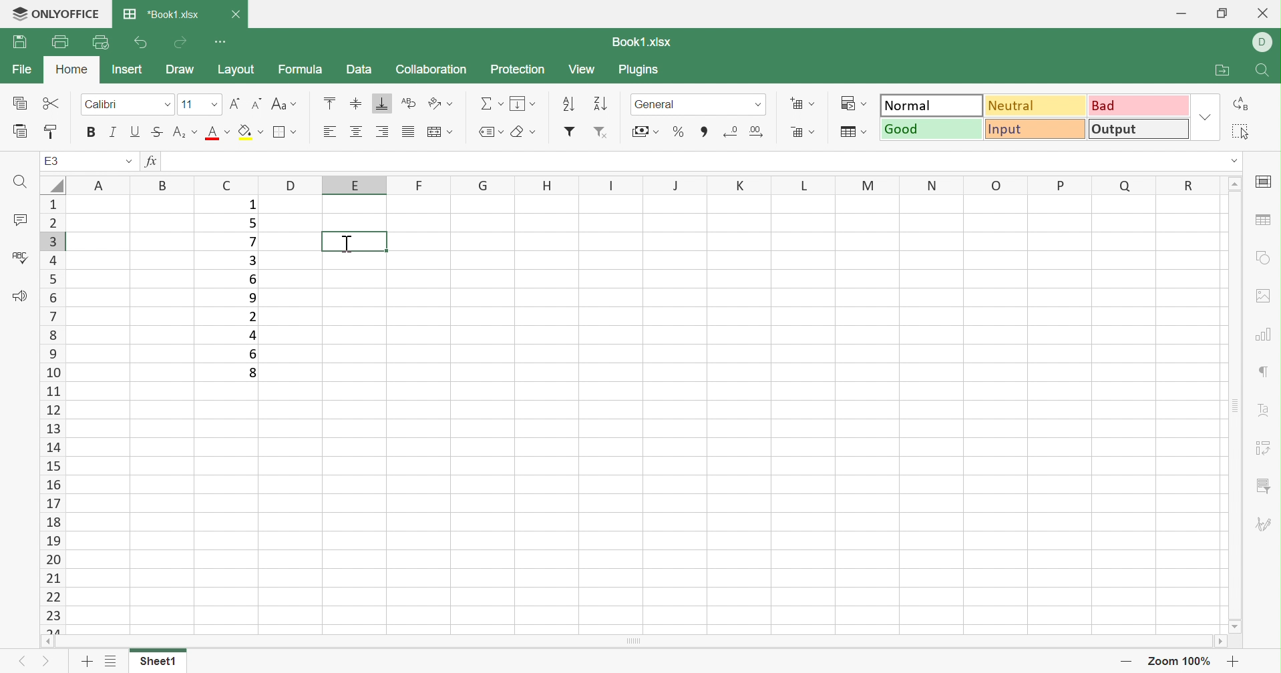 This screenshot has height=673, width=1281. I want to click on Previous, so click(22, 661).